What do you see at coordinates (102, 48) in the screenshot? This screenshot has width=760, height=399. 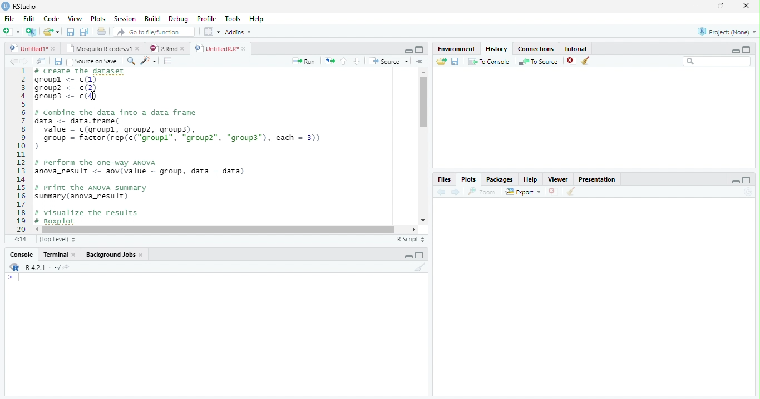 I see `Mosquito R codes` at bounding box center [102, 48].